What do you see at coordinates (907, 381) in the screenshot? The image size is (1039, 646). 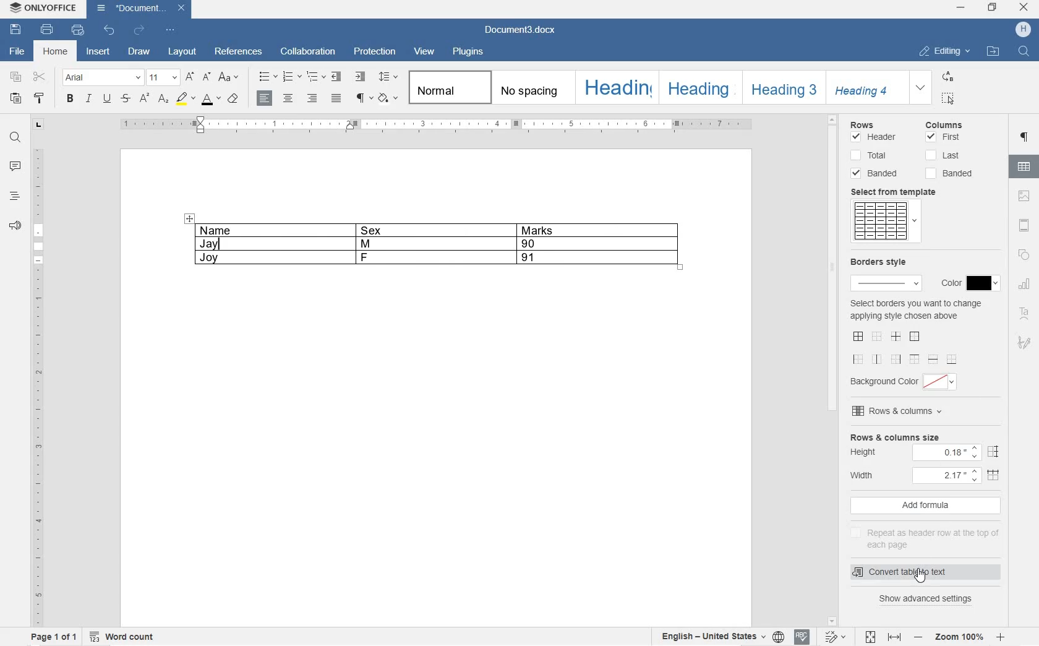 I see `background color` at bounding box center [907, 381].